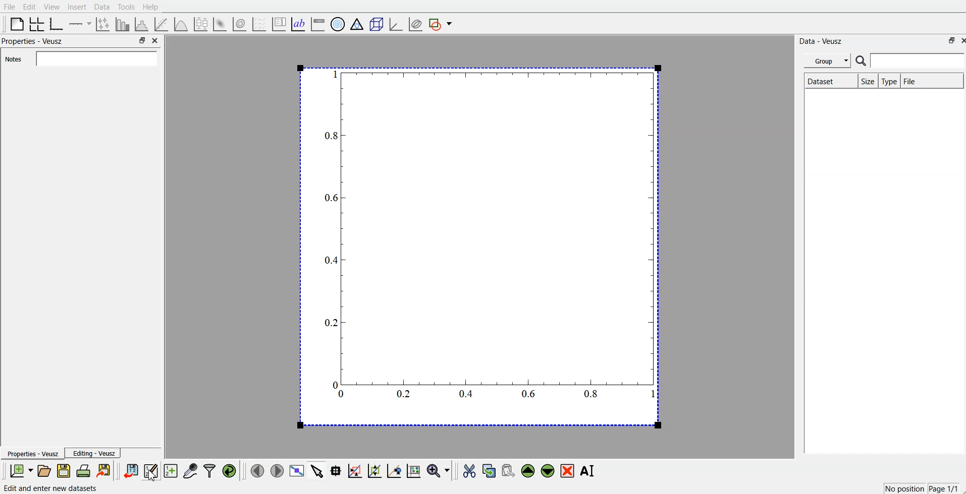  Describe the element at coordinates (277, 470) in the screenshot. I see `move to next page` at that location.